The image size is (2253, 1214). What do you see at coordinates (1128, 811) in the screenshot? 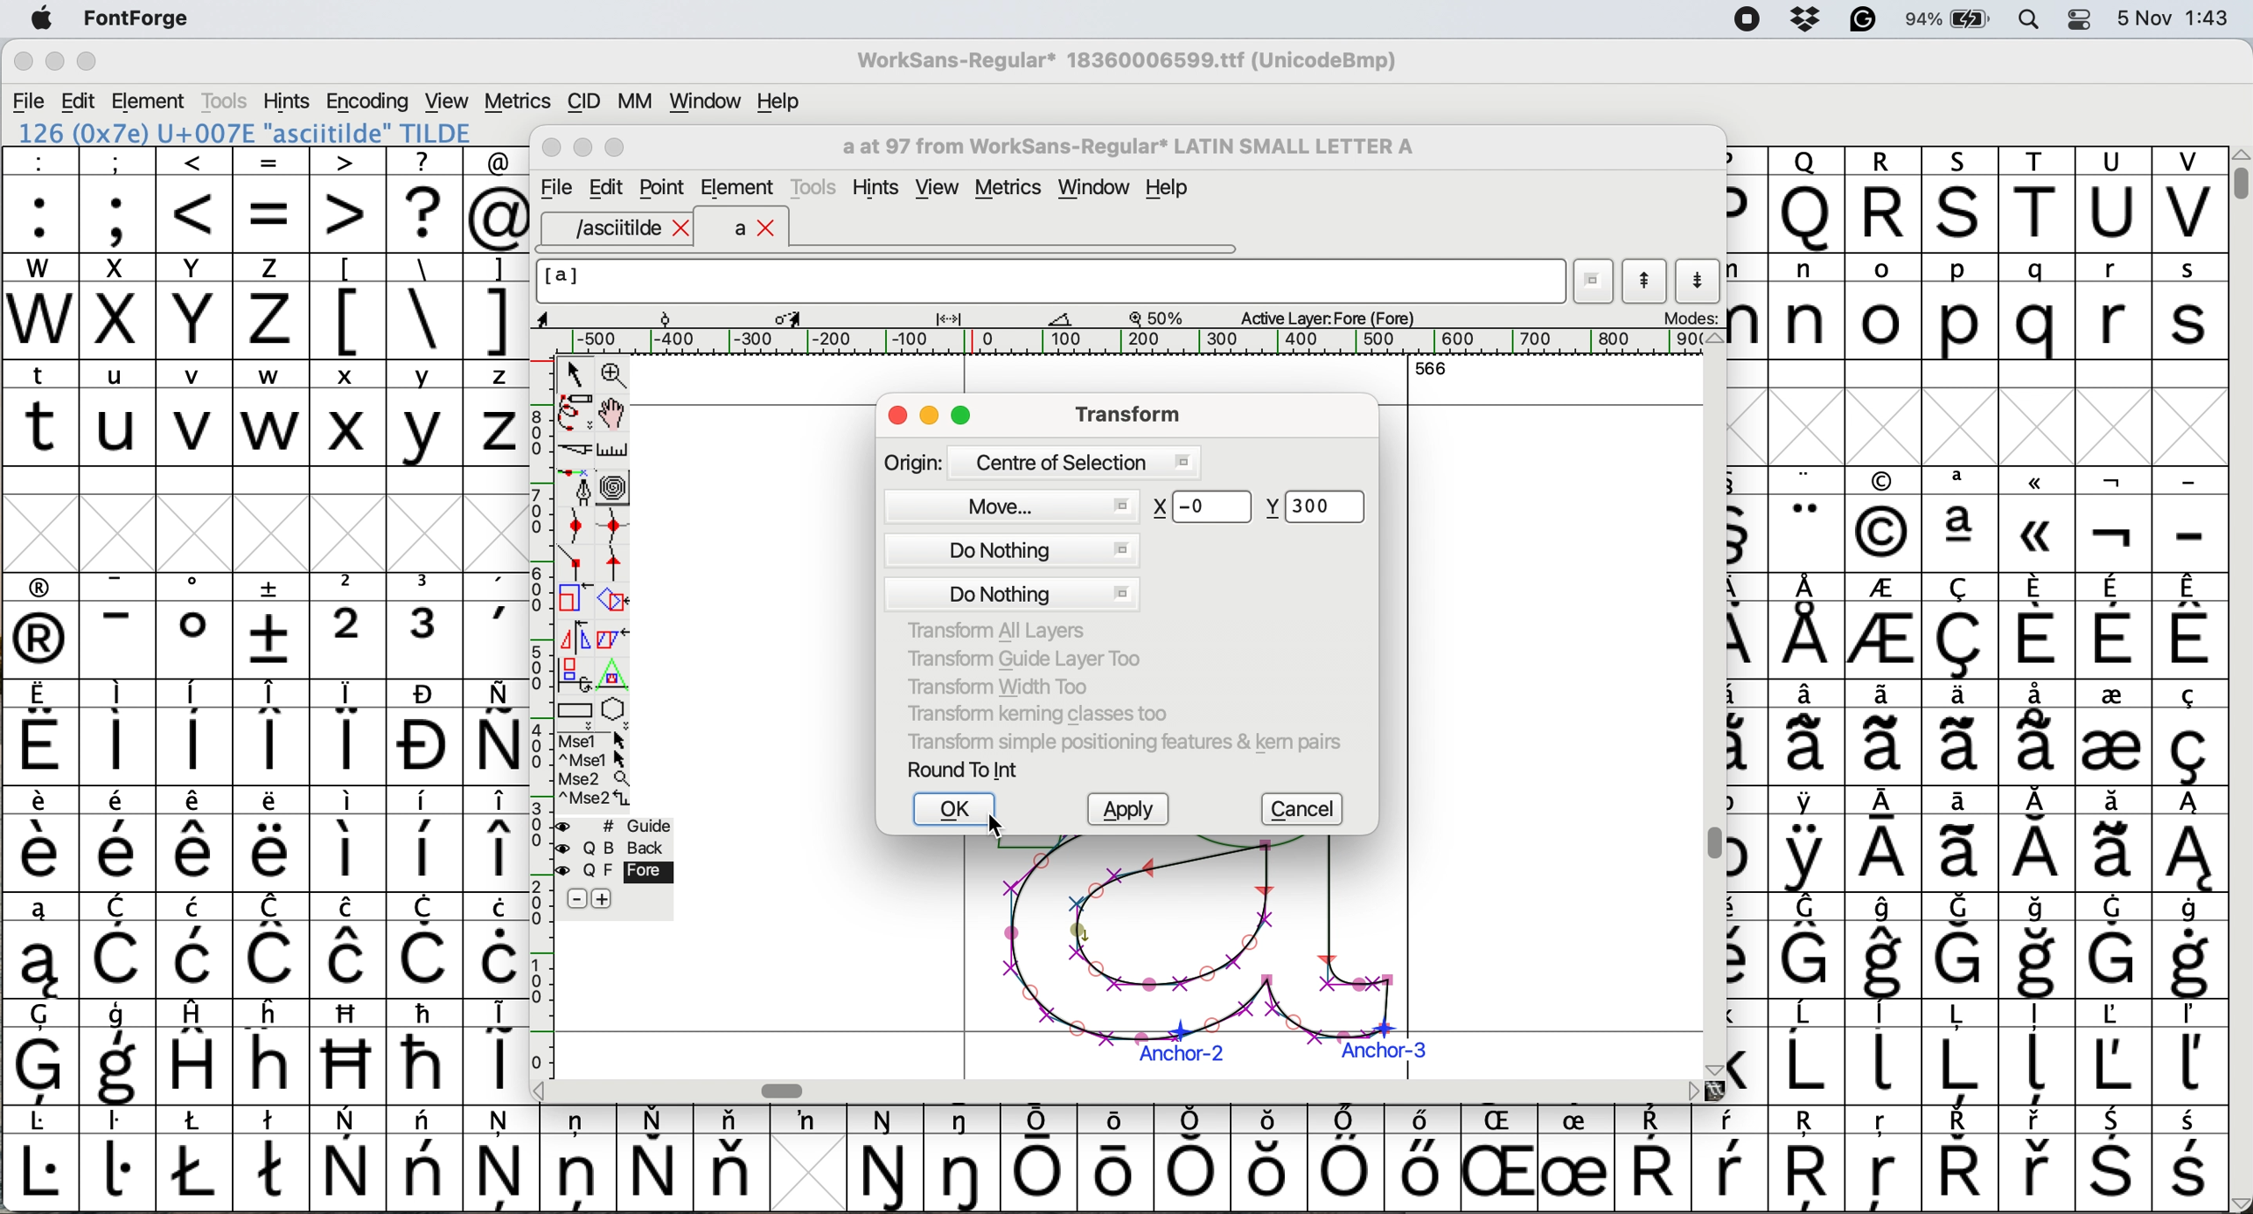
I see `apply` at bounding box center [1128, 811].